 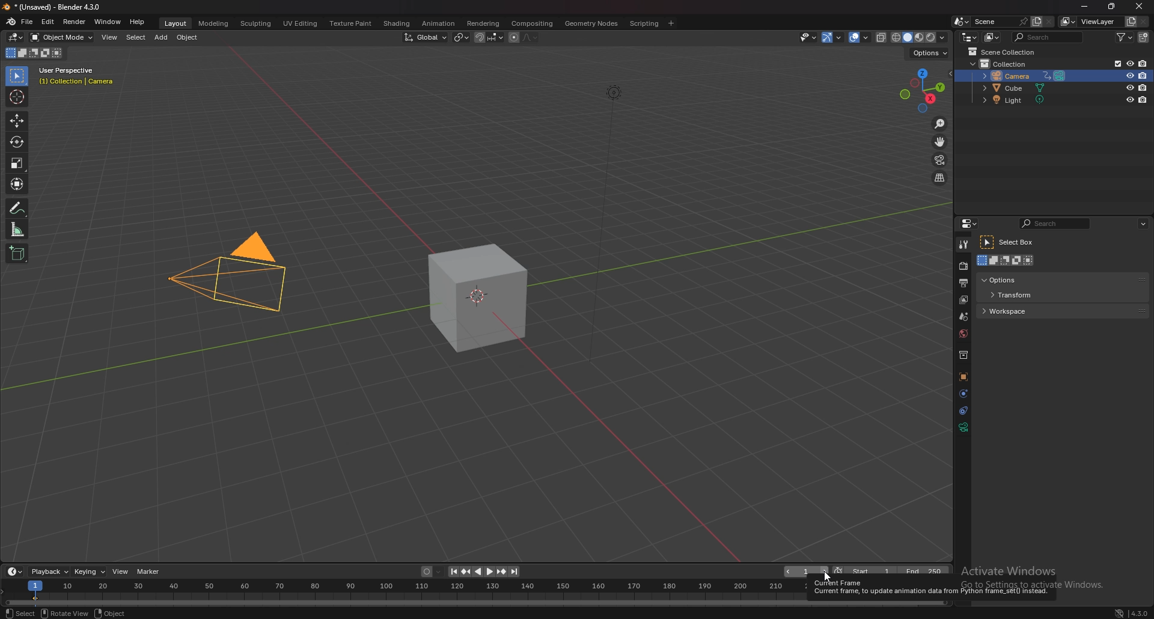 I want to click on cursor, so click(x=825, y=577).